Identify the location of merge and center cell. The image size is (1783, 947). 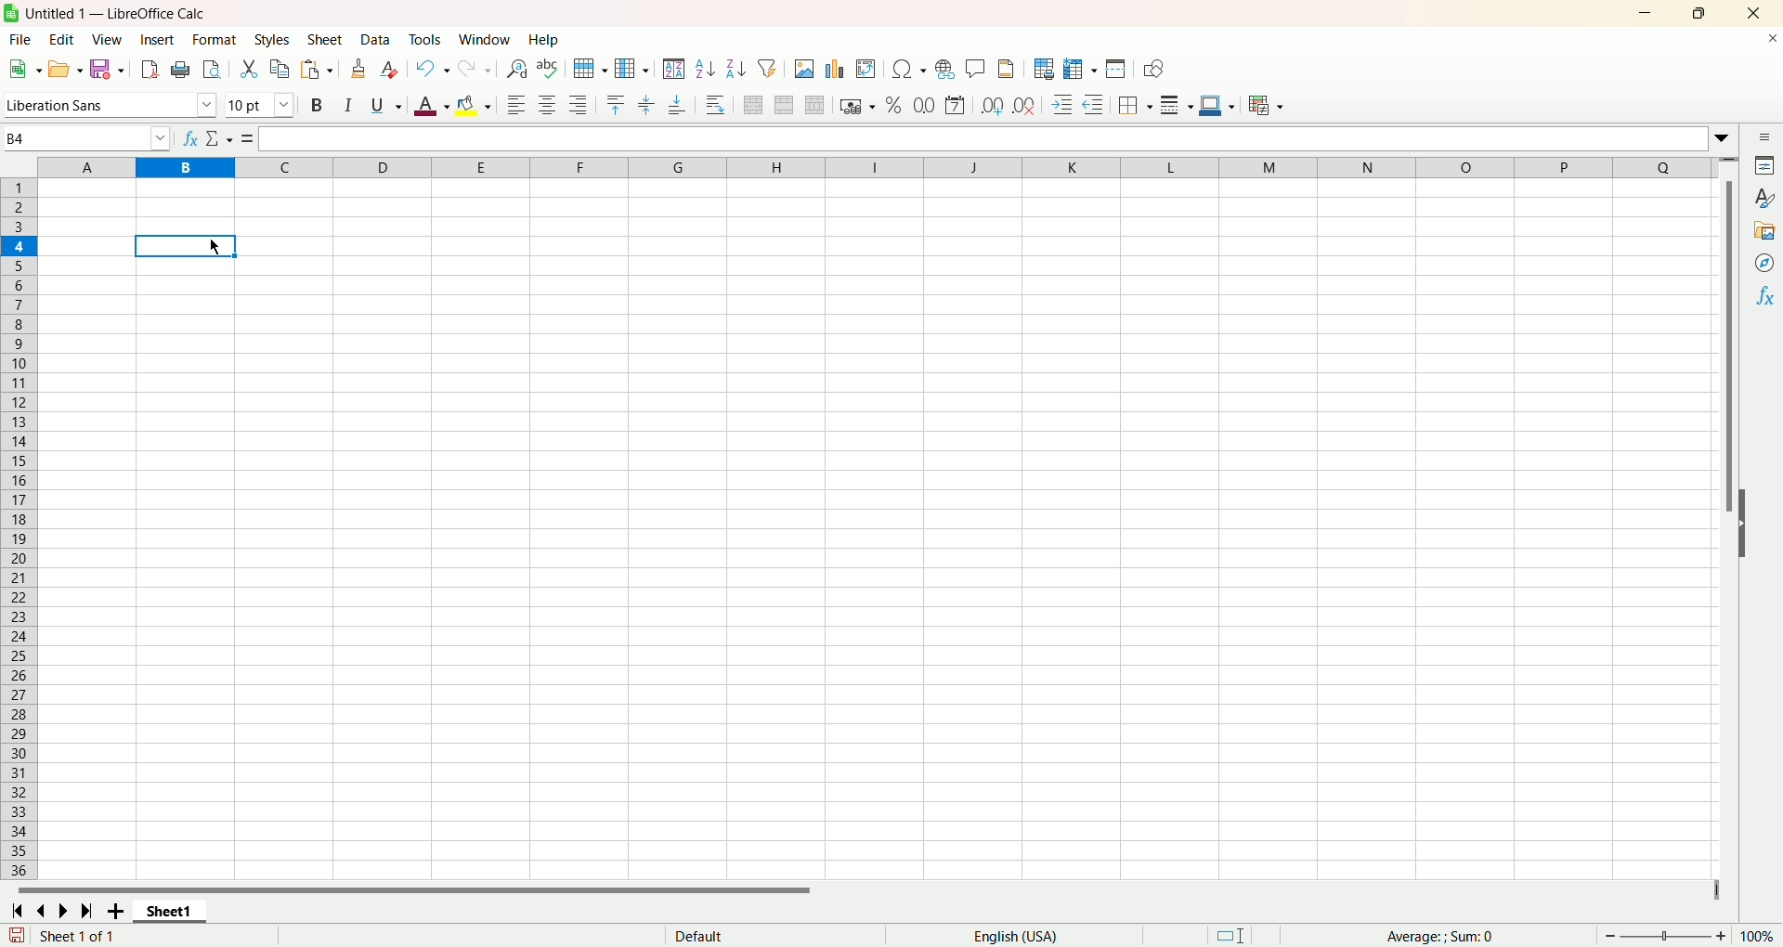
(756, 103).